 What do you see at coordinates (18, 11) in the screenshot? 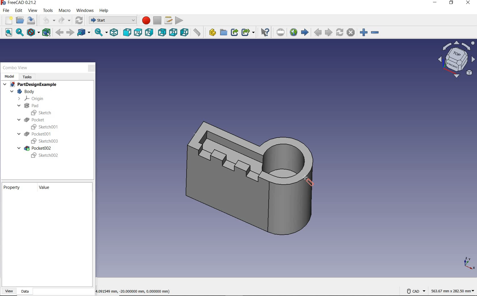
I see `edit` at bounding box center [18, 11].